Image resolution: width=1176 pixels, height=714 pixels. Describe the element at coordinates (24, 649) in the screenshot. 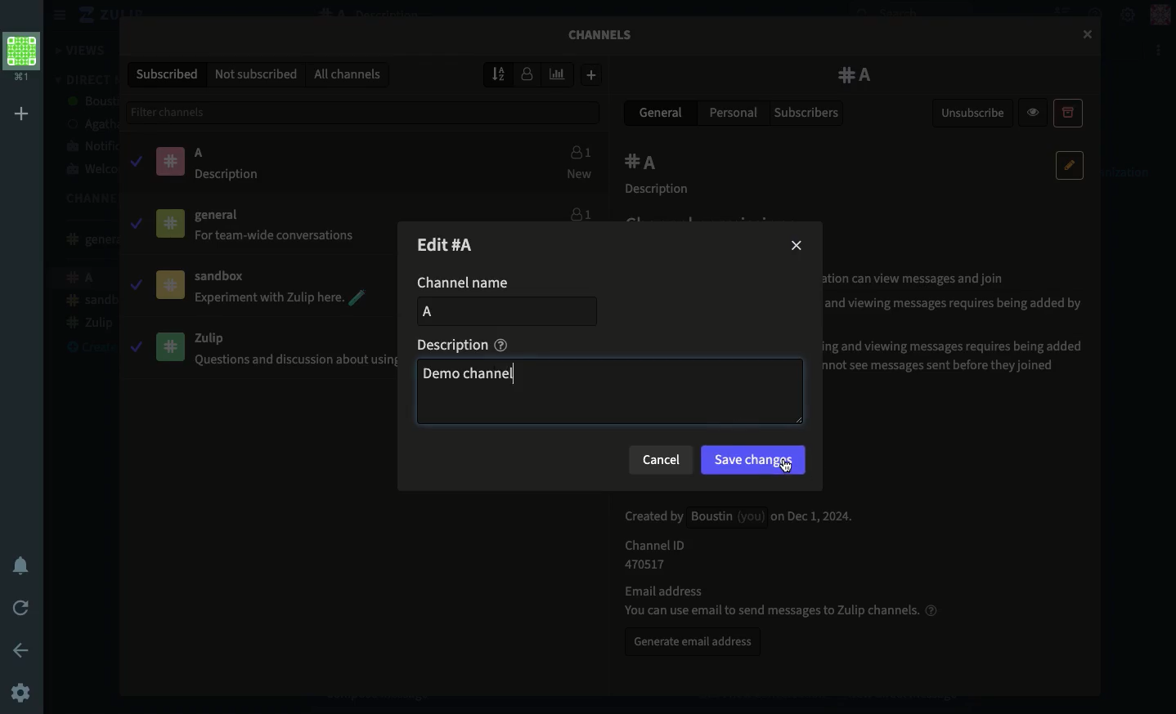

I see `Back` at that location.